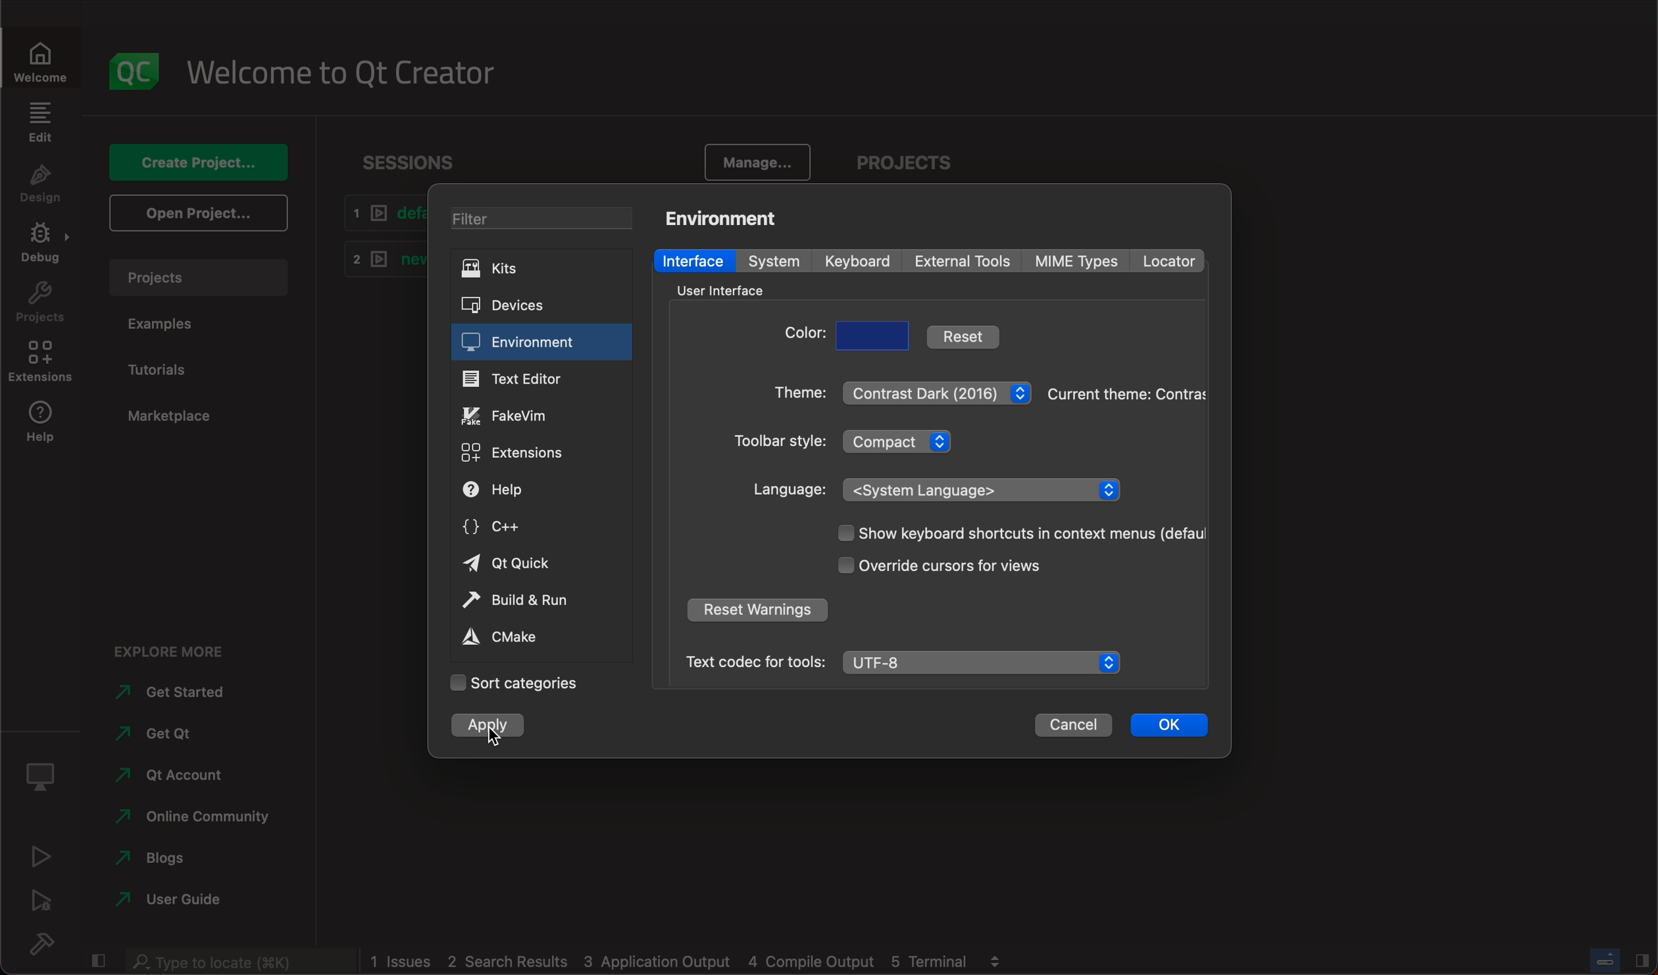 This screenshot has width=1658, height=975. I want to click on language, so click(790, 489).